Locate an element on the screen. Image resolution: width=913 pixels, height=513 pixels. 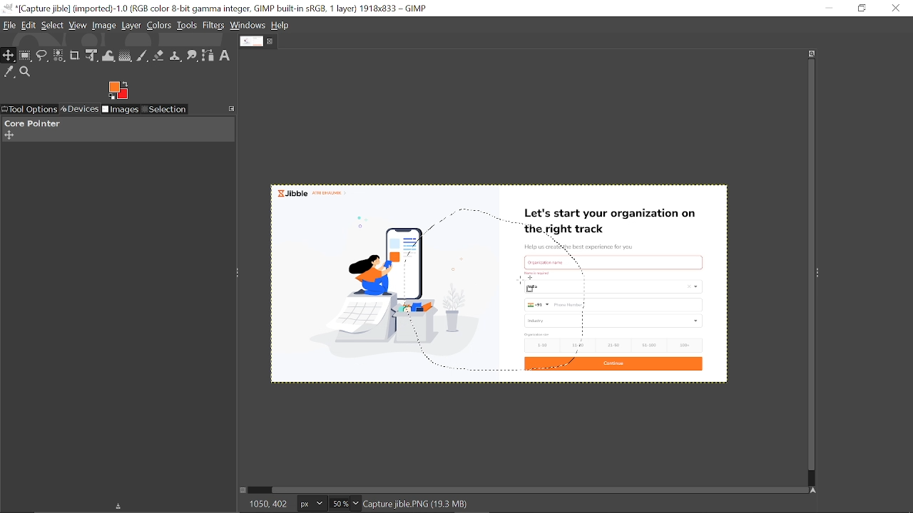
Save device status is located at coordinates (121, 507).